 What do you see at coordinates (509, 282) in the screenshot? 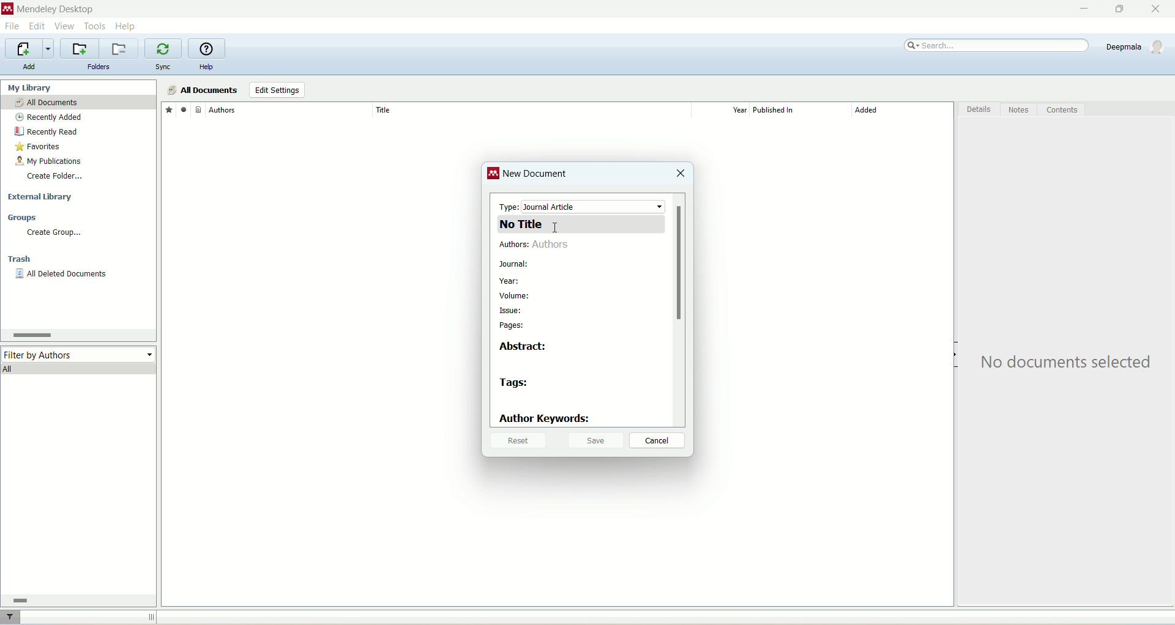
I see `year` at bounding box center [509, 282].